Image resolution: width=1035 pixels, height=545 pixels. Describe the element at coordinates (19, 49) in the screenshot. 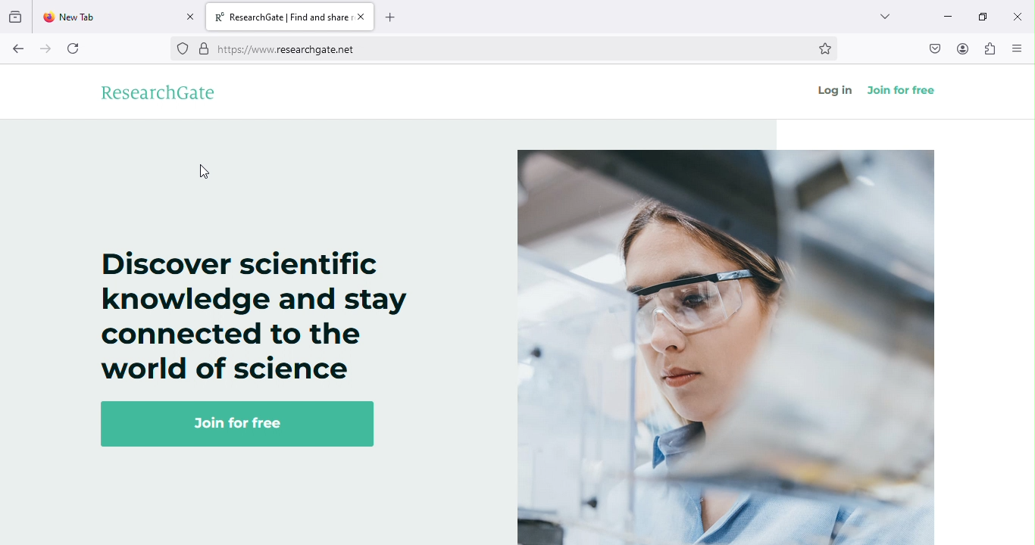

I see `back` at that location.